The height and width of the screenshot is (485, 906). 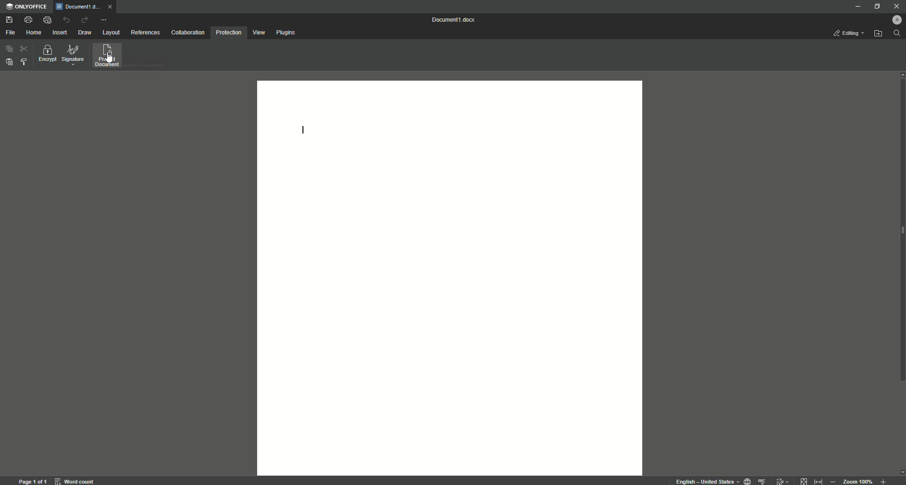 I want to click on Undo, so click(x=67, y=20).